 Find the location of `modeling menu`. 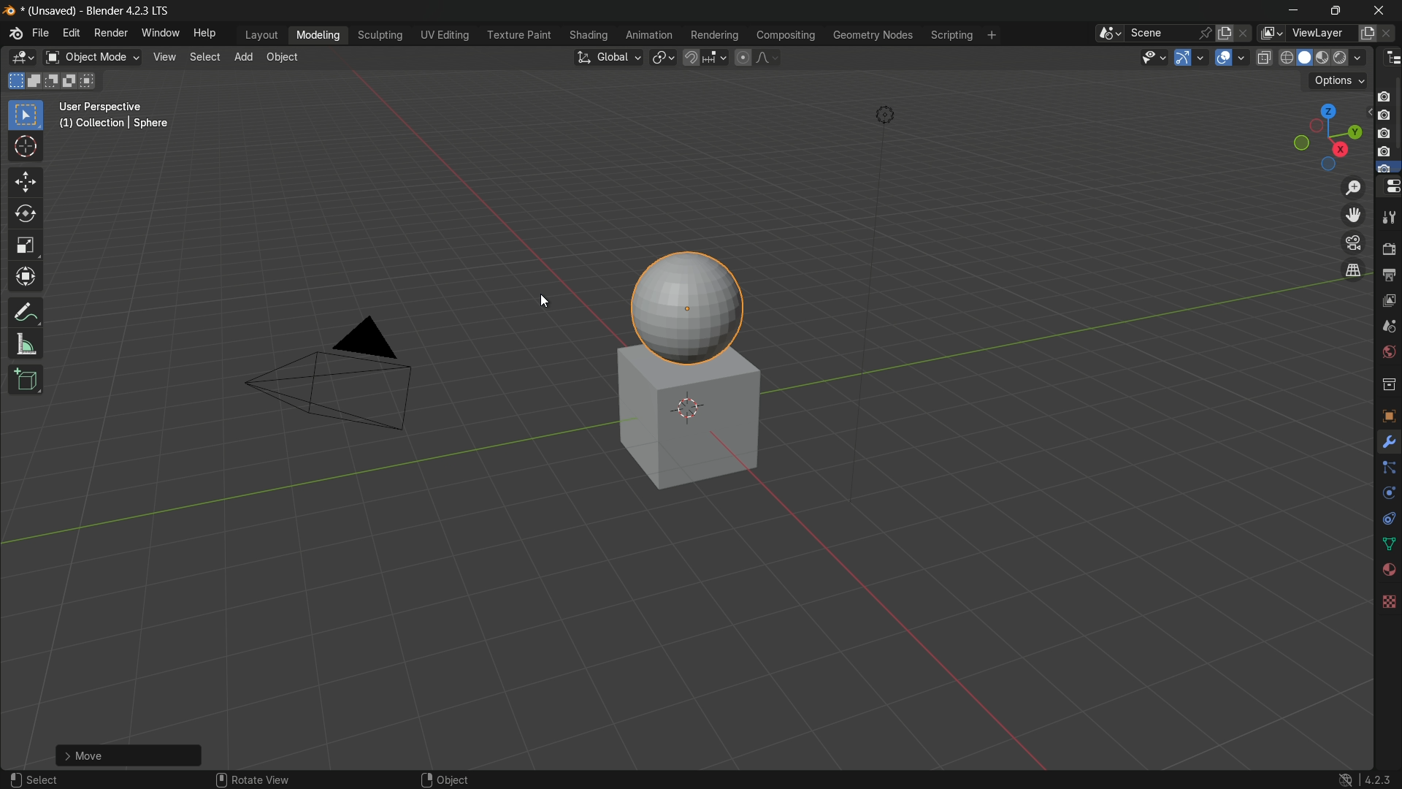

modeling menu is located at coordinates (319, 34).